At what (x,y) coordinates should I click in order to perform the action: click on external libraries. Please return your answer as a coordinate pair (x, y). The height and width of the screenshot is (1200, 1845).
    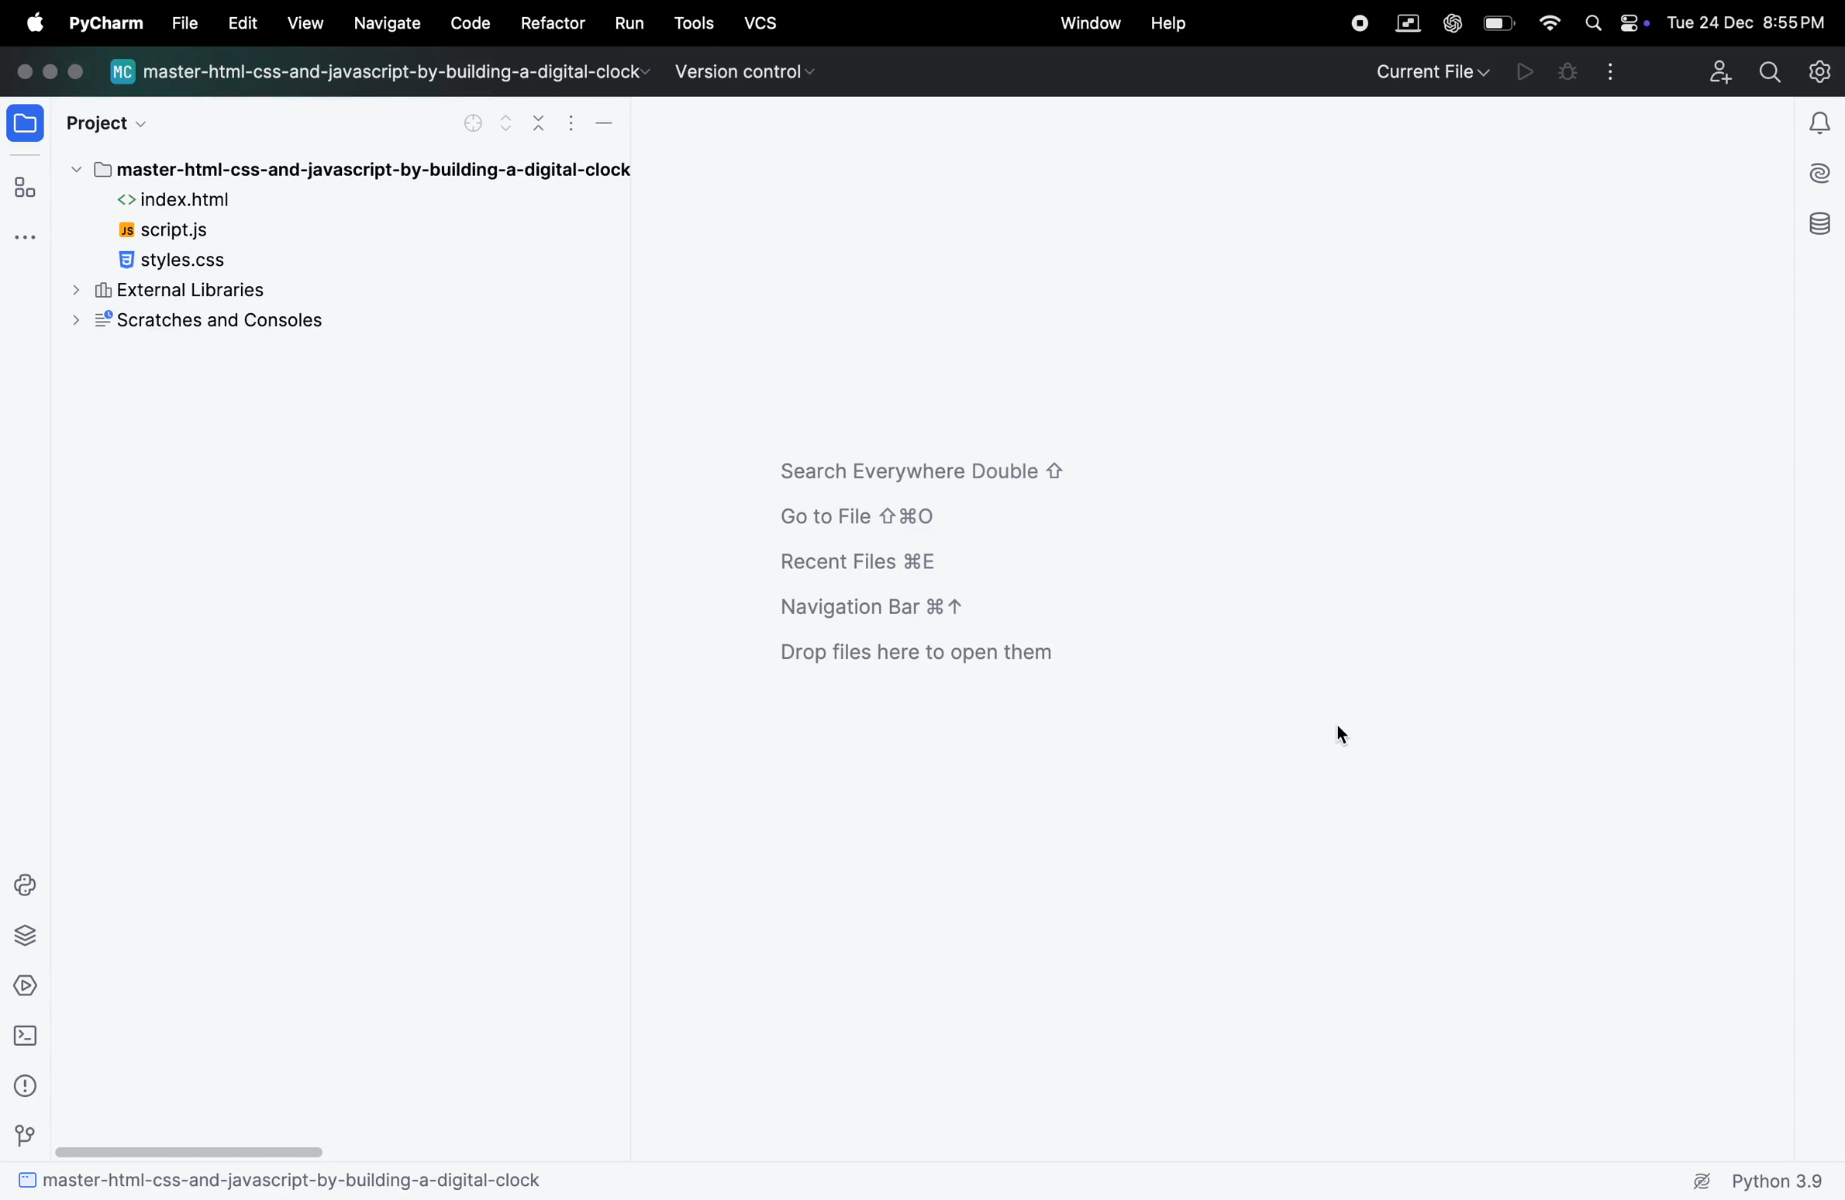
    Looking at the image, I should click on (171, 289).